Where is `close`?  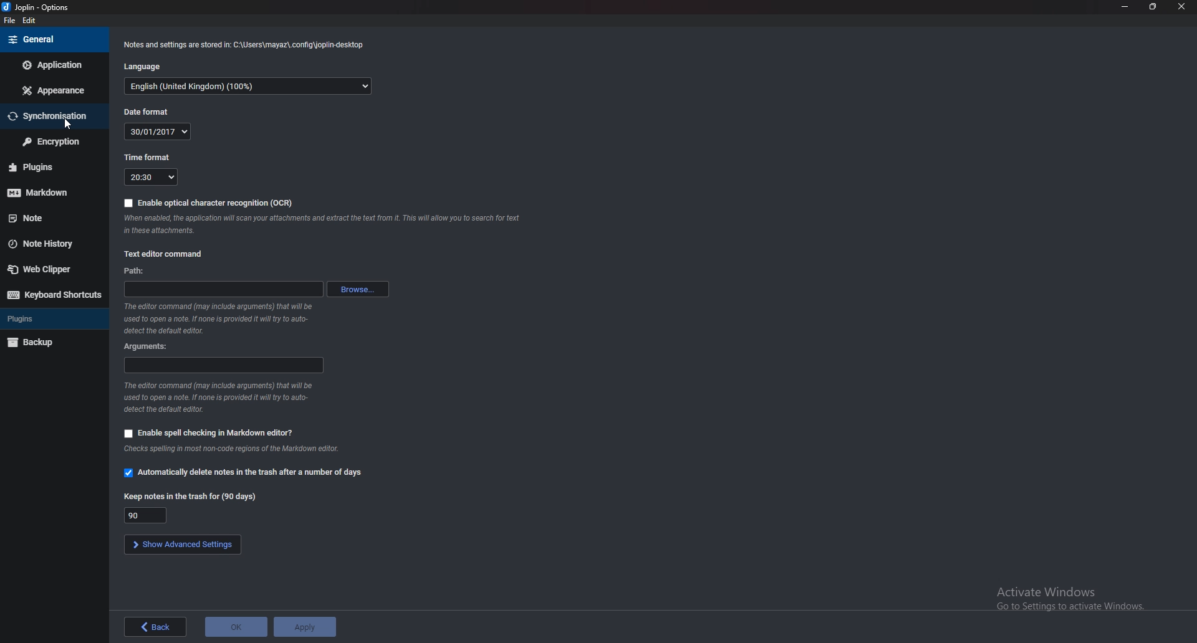
close is located at coordinates (1181, 6).